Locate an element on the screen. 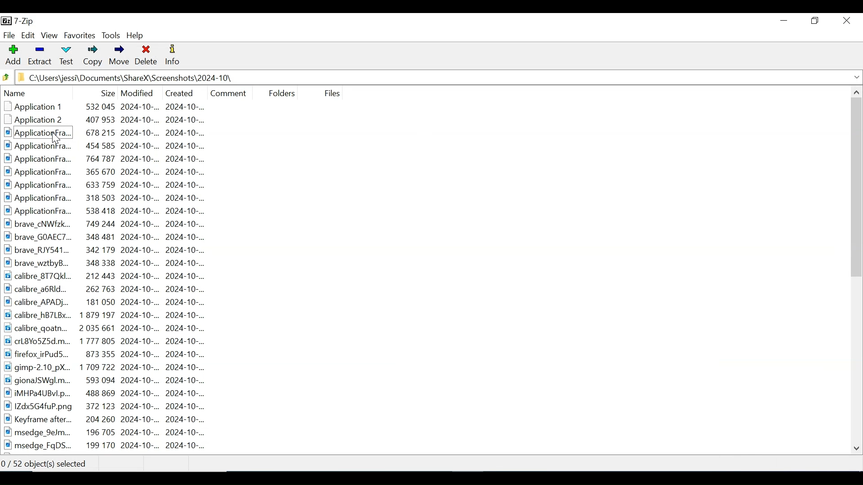 The width and height of the screenshot is (863, 485). msedge 9eJm... 196 705 2024-10-.. 2024-10-... is located at coordinates (110, 432).